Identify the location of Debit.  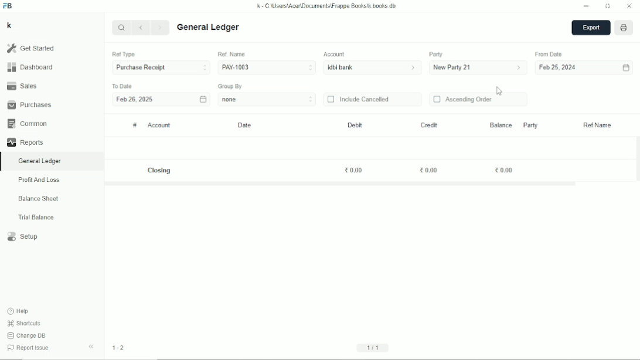
(355, 125).